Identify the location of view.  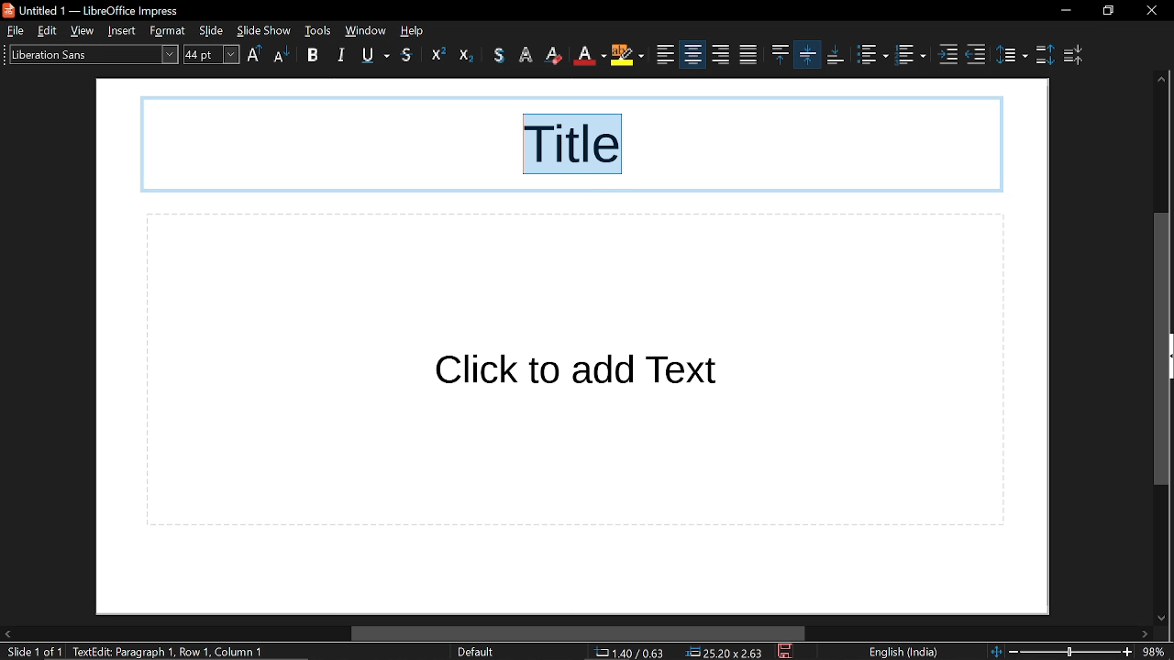
(86, 31).